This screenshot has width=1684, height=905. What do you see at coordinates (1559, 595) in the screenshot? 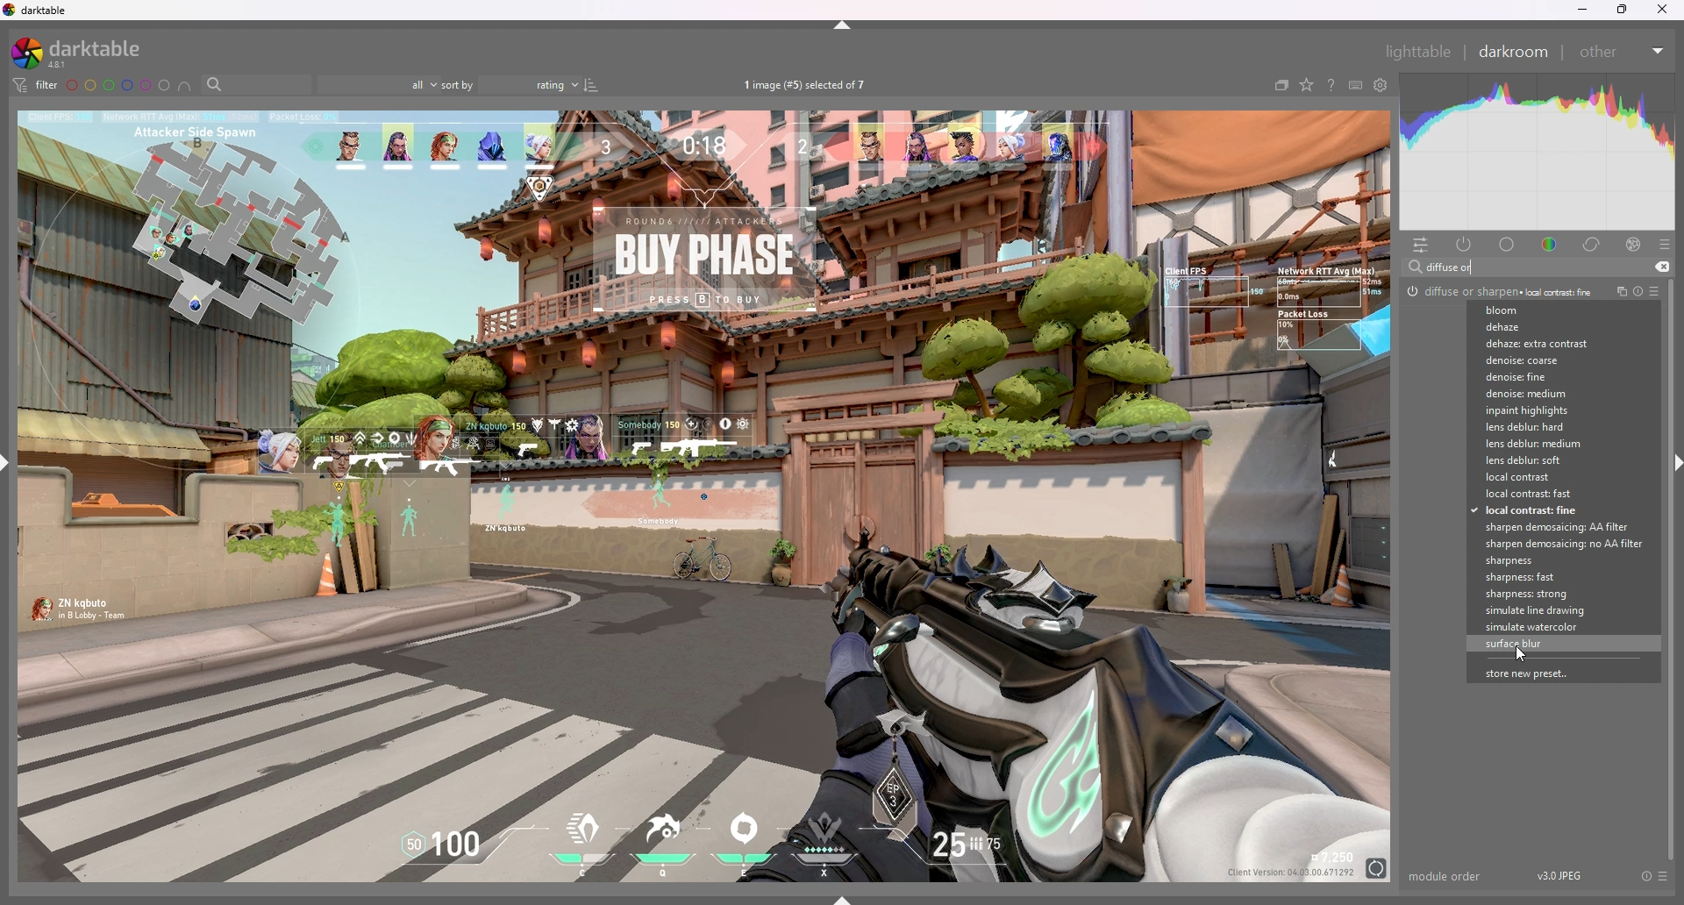
I see `sharpness strong` at bounding box center [1559, 595].